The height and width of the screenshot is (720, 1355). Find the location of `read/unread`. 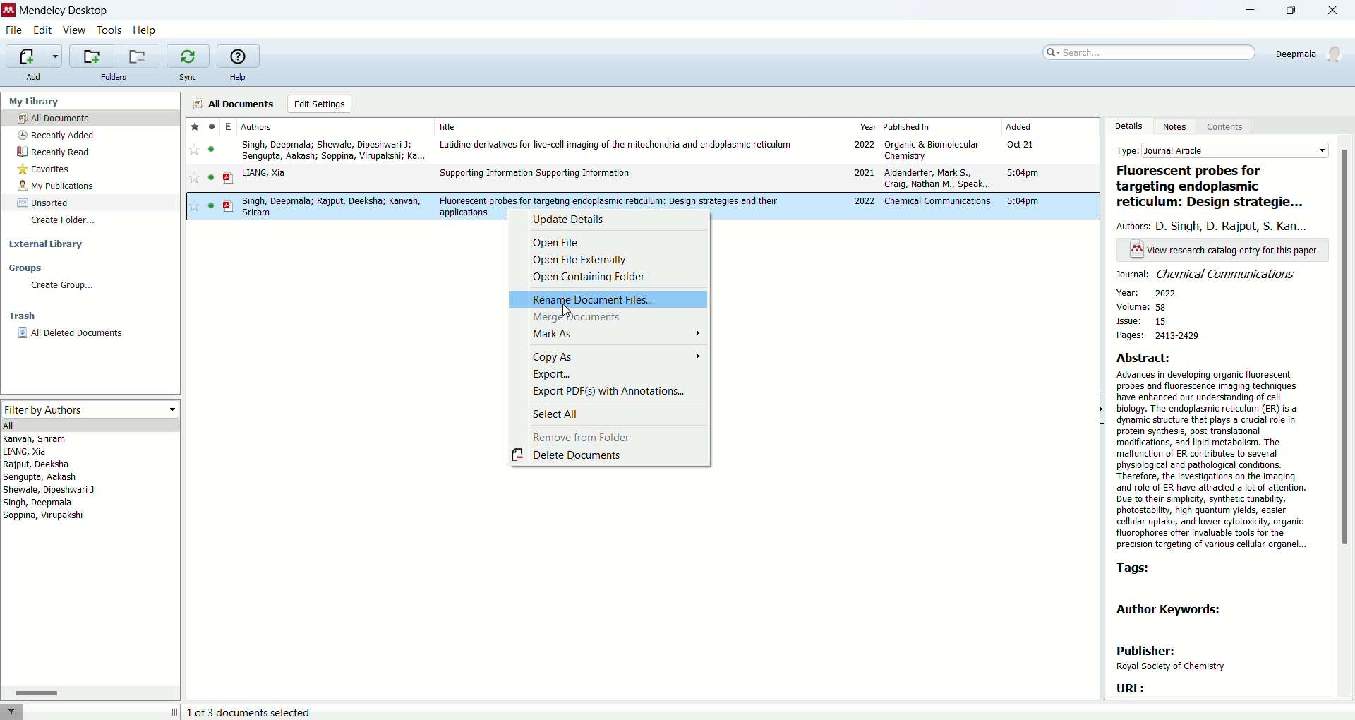

read/unread is located at coordinates (210, 126).